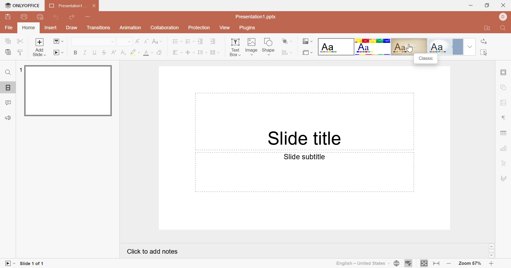  What do you see at coordinates (470, 6) in the screenshot?
I see `Minimize` at bounding box center [470, 6].